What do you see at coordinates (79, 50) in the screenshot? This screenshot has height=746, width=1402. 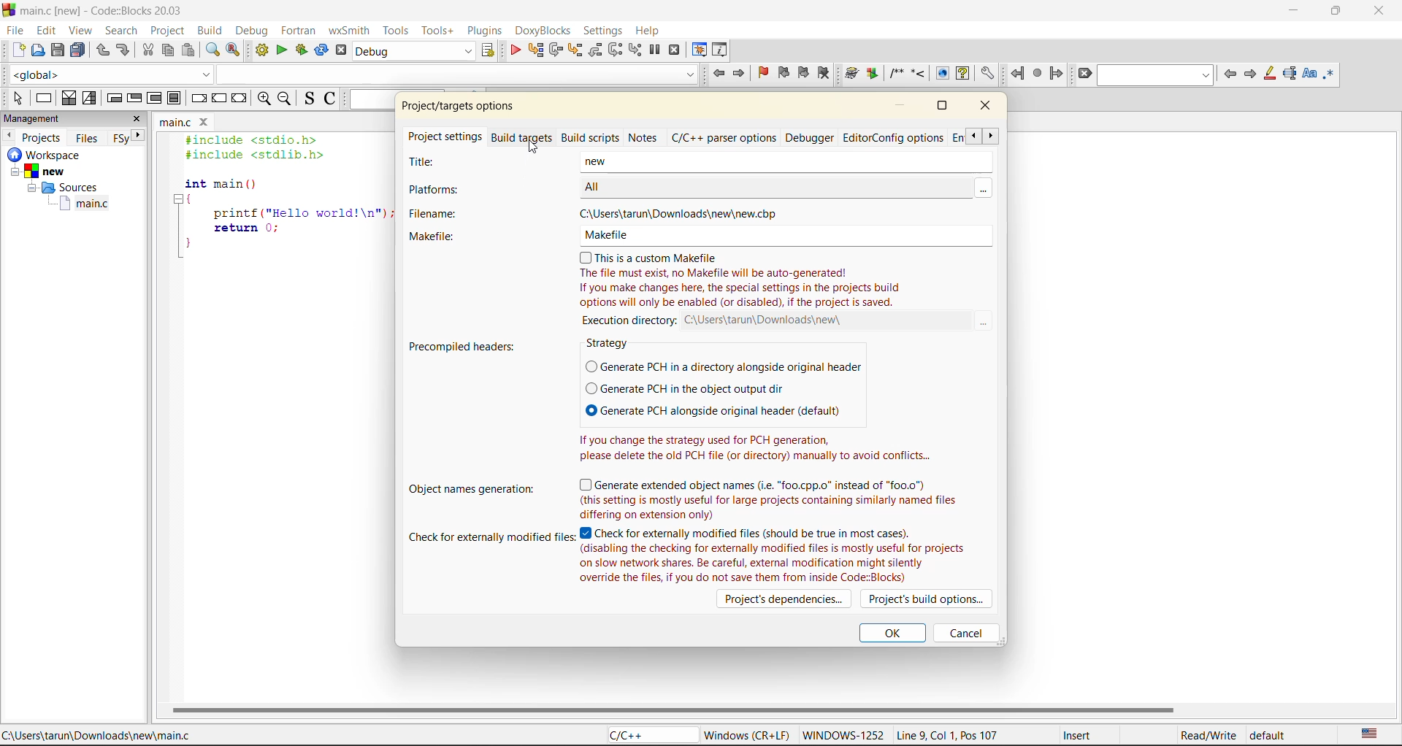 I see `save everything` at bounding box center [79, 50].